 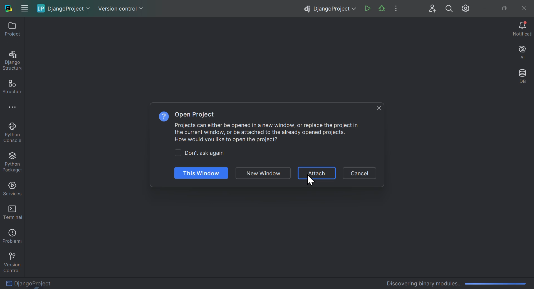 What do you see at coordinates (10, 31) in the screenshot?
I see `project` at bounding box center [10, 31].